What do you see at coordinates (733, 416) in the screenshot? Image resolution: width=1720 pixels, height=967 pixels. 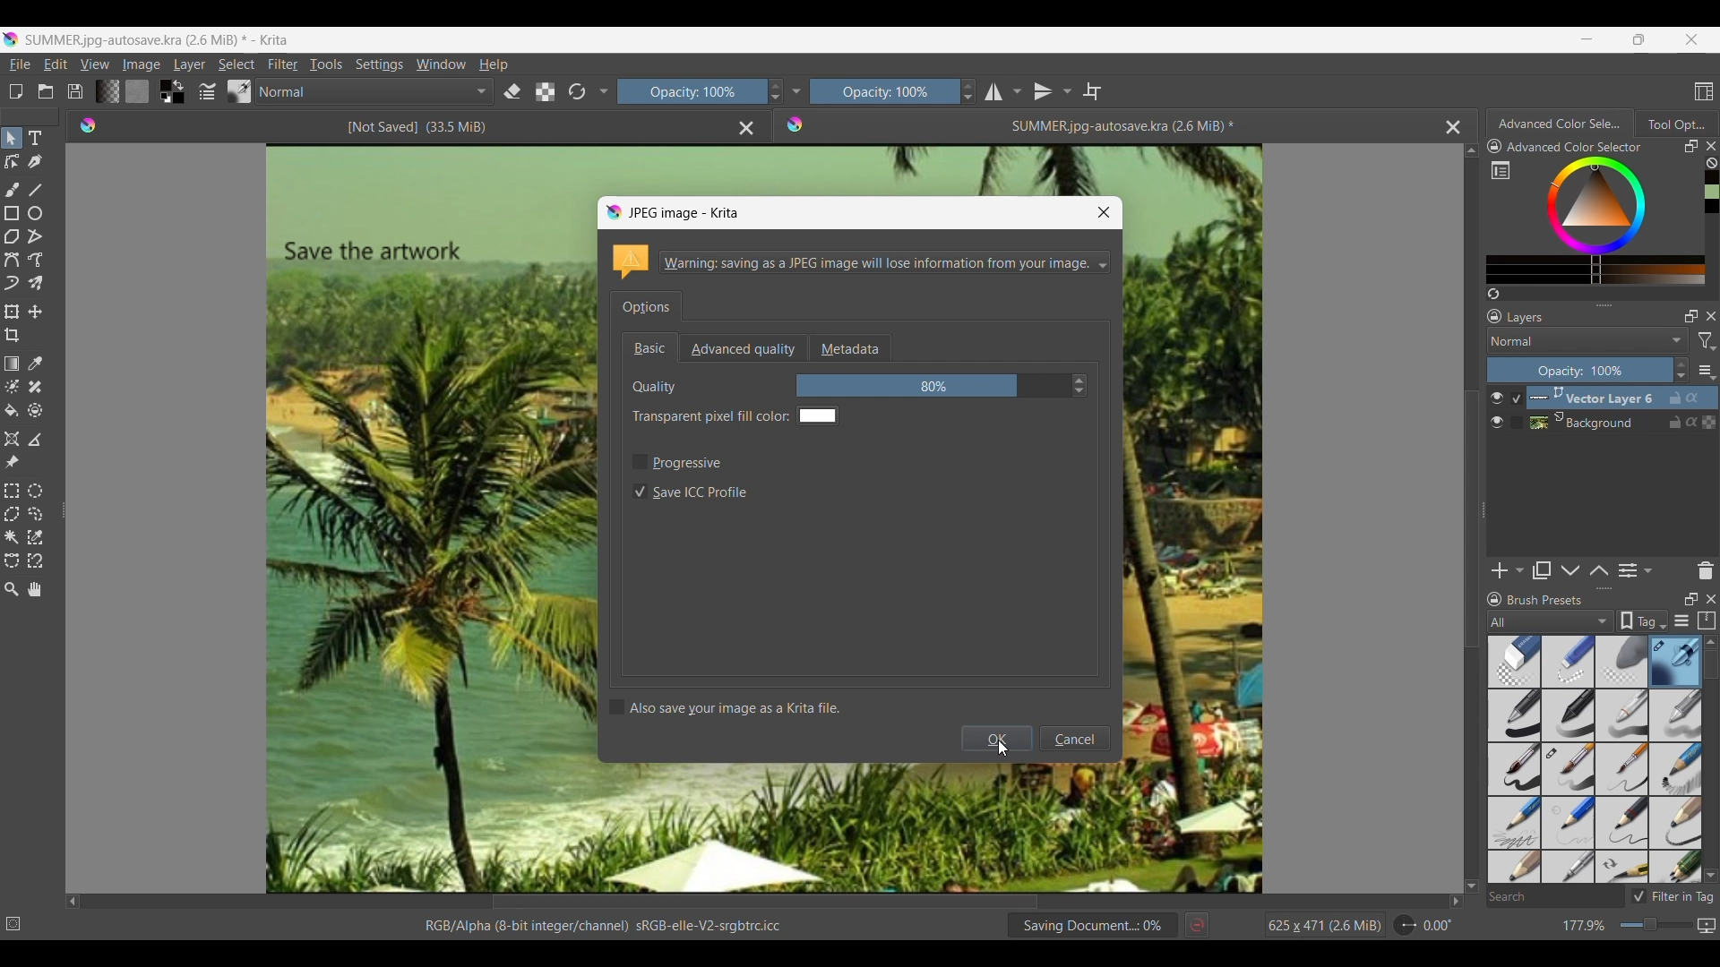 I see `Transparent pixel fill color` at bounding box center [733, 416].